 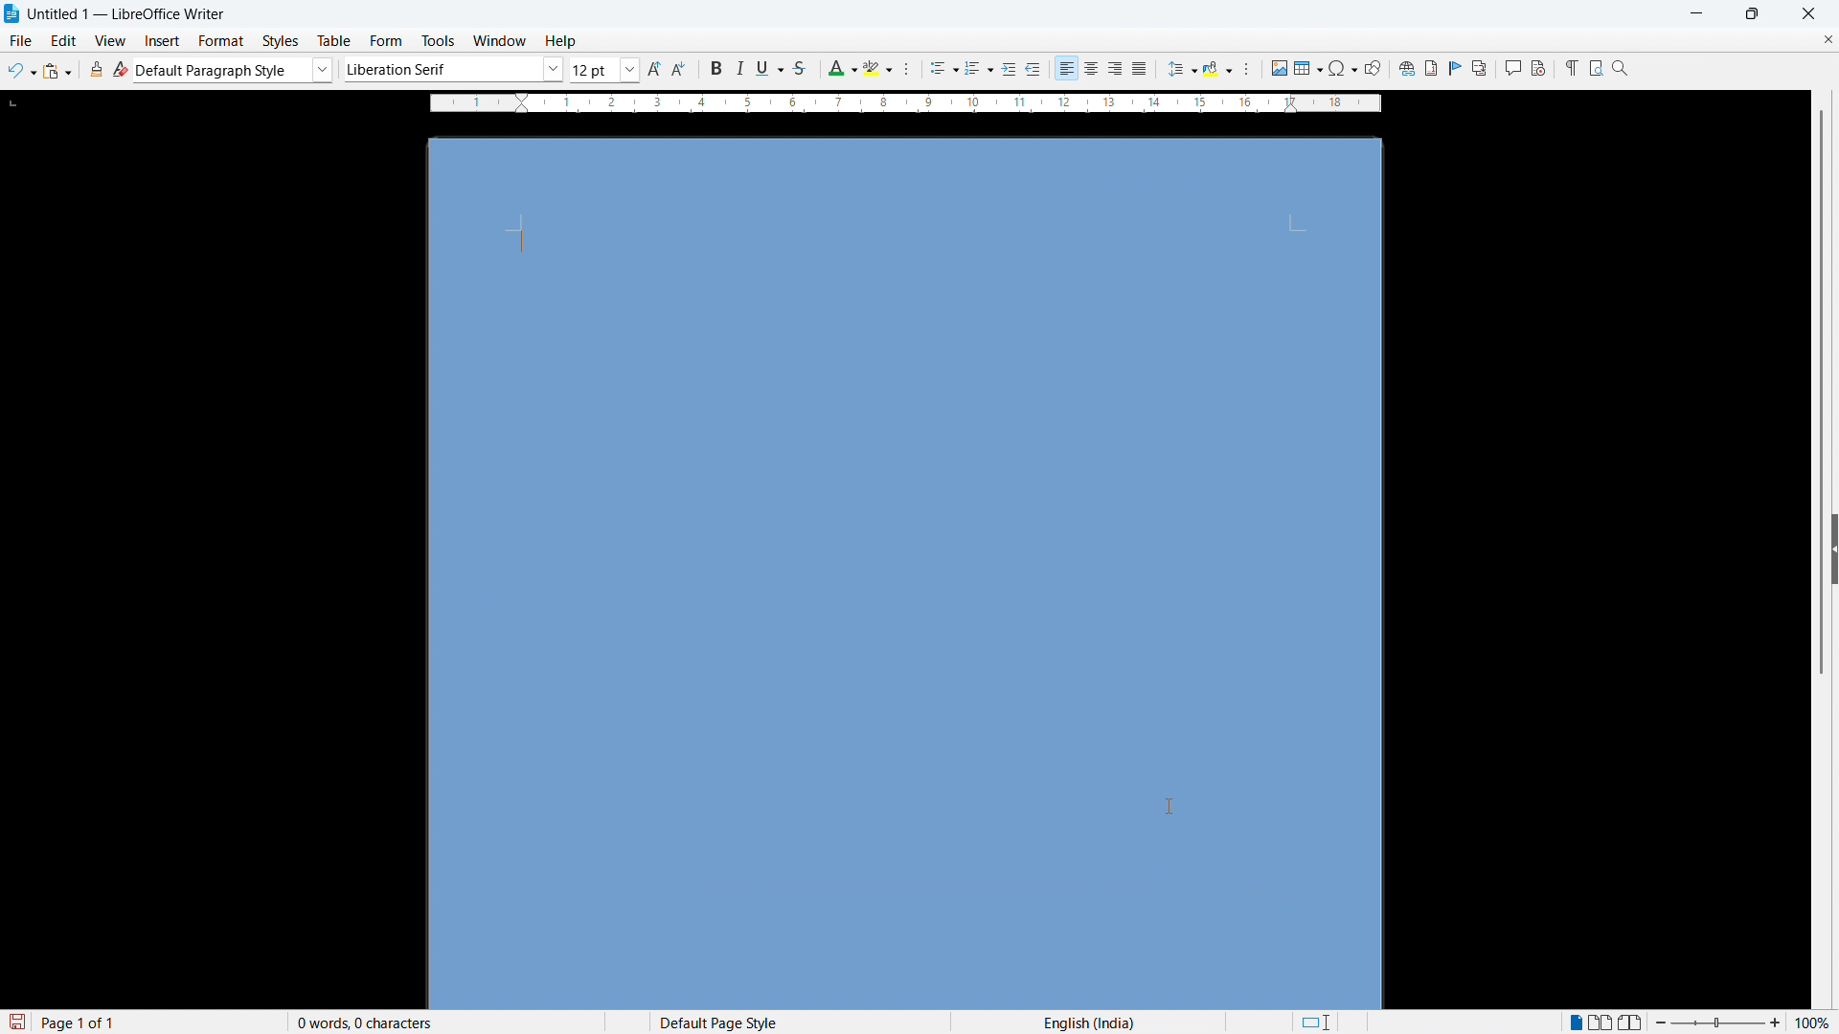 What do you see at coordinates (19, 40) in the screenshot?
I see `file` at bounding box center [19, 40].